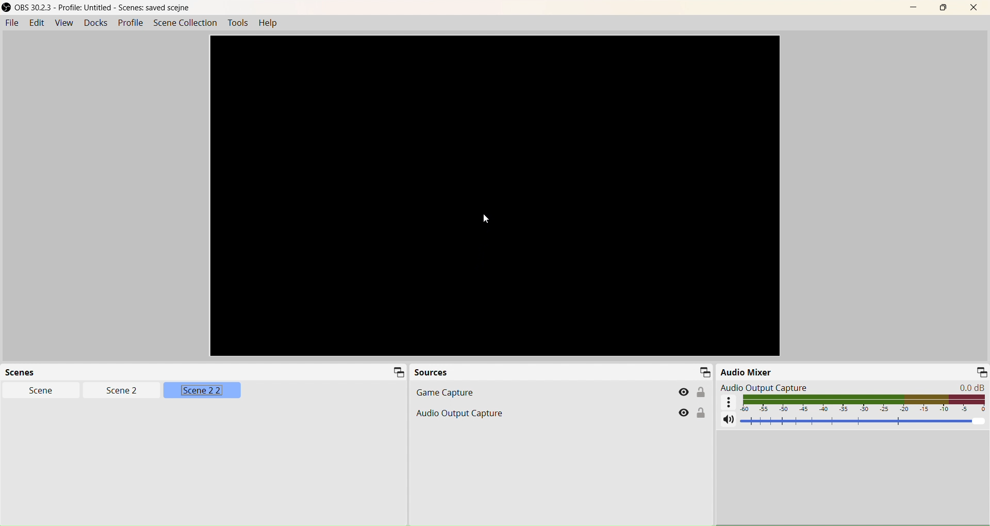 Image resolution: width=990 pixels, height=526 pixels. I want to click on Lock, so click(701, 391).